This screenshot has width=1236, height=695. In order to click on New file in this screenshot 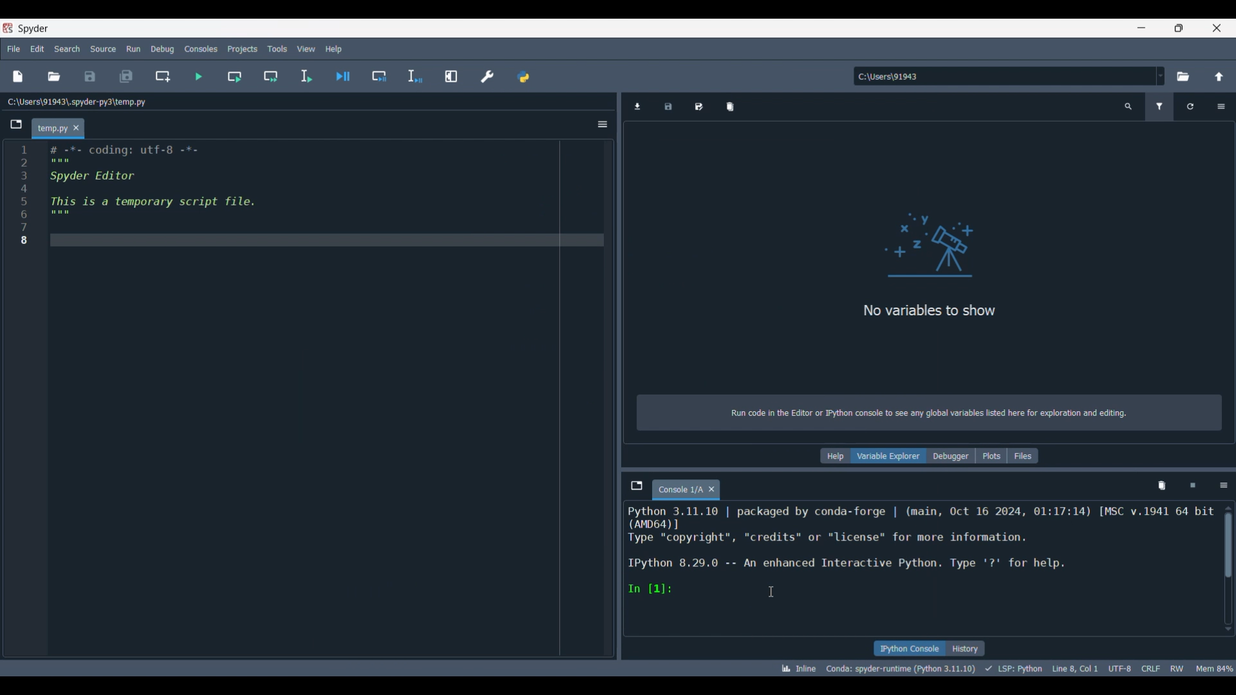, I will do `click(17, 77)`.